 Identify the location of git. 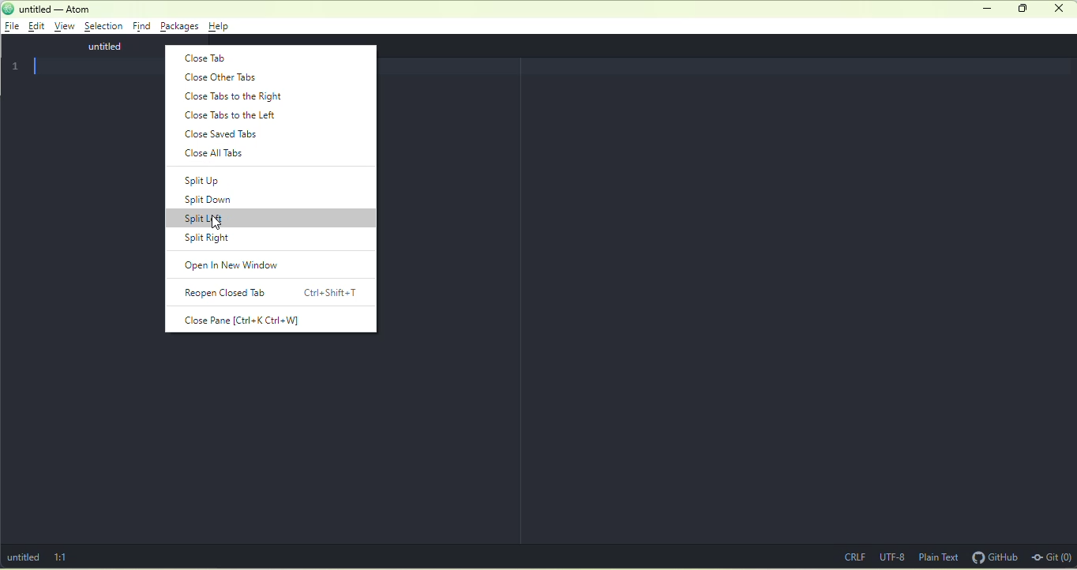
(1052, 556).